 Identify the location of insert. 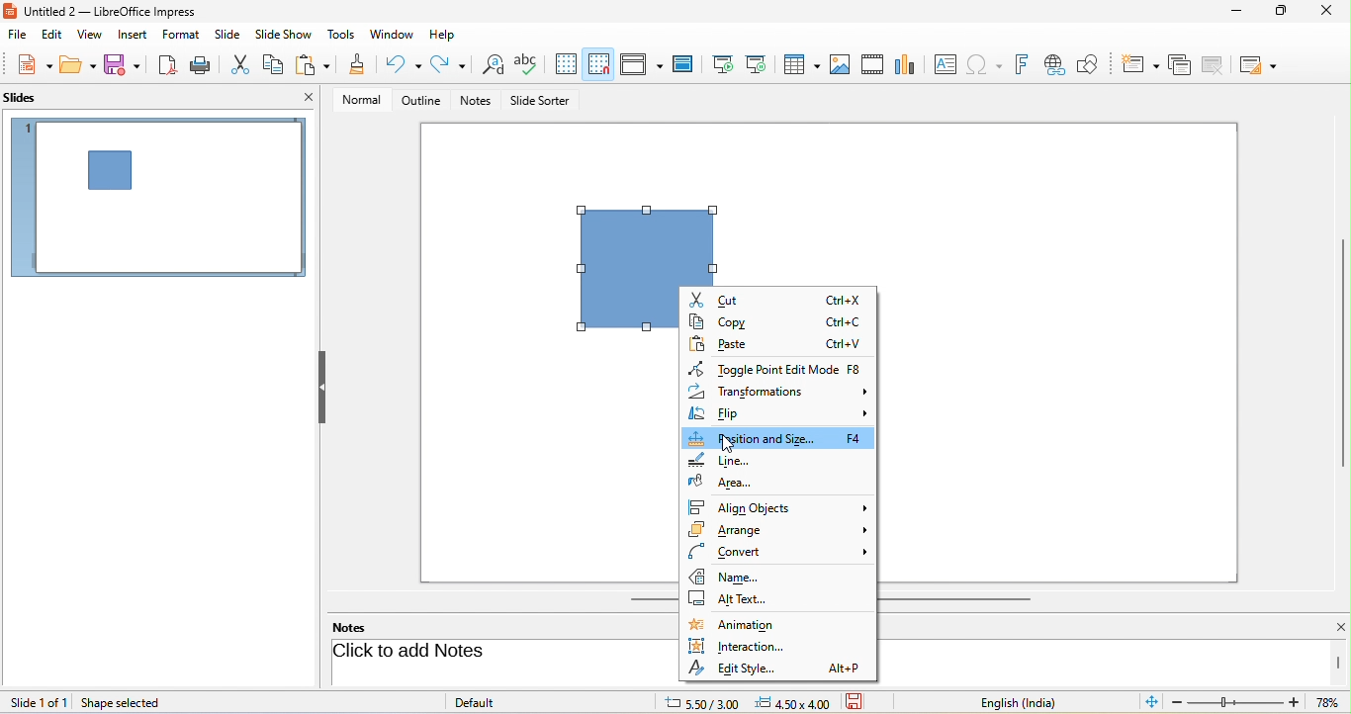
(131, 35).